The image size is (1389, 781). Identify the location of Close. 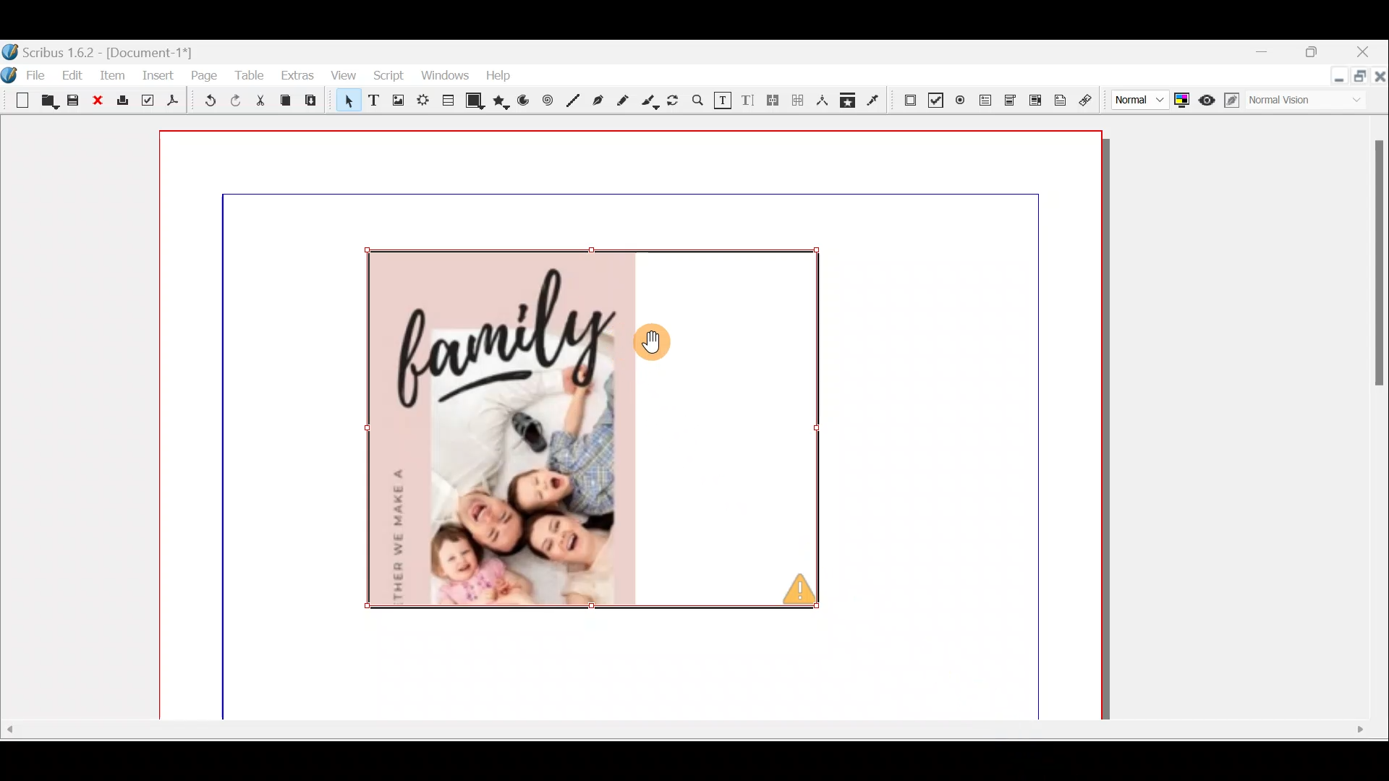
(1364, 54).